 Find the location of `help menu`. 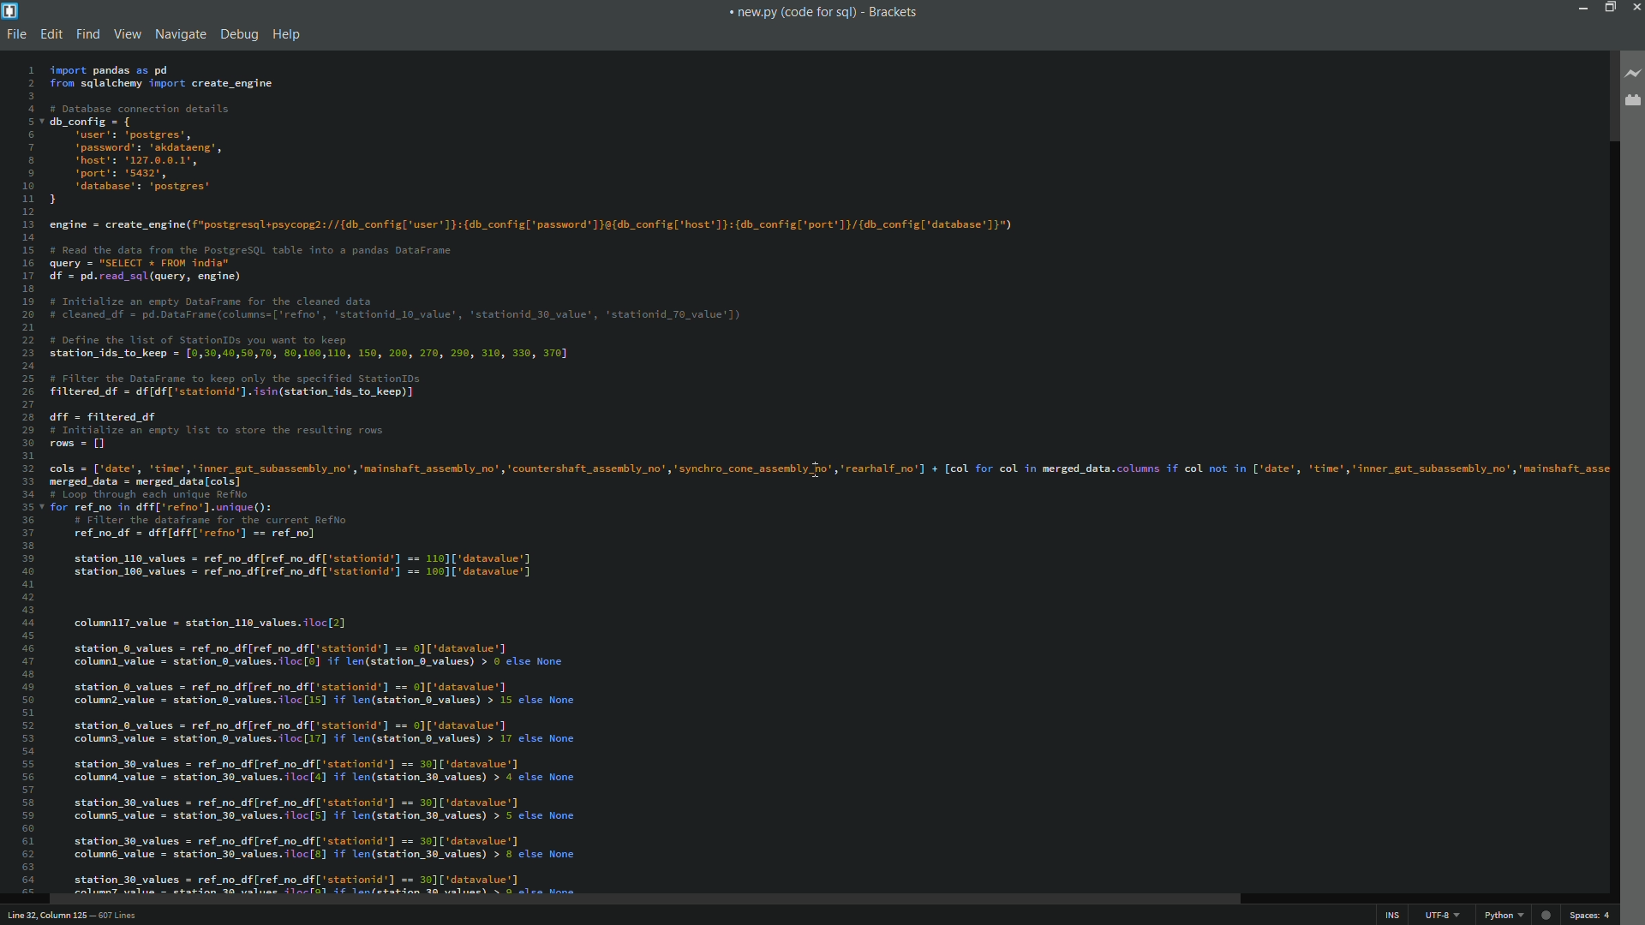

help menu is located at coordinates (289, 36).